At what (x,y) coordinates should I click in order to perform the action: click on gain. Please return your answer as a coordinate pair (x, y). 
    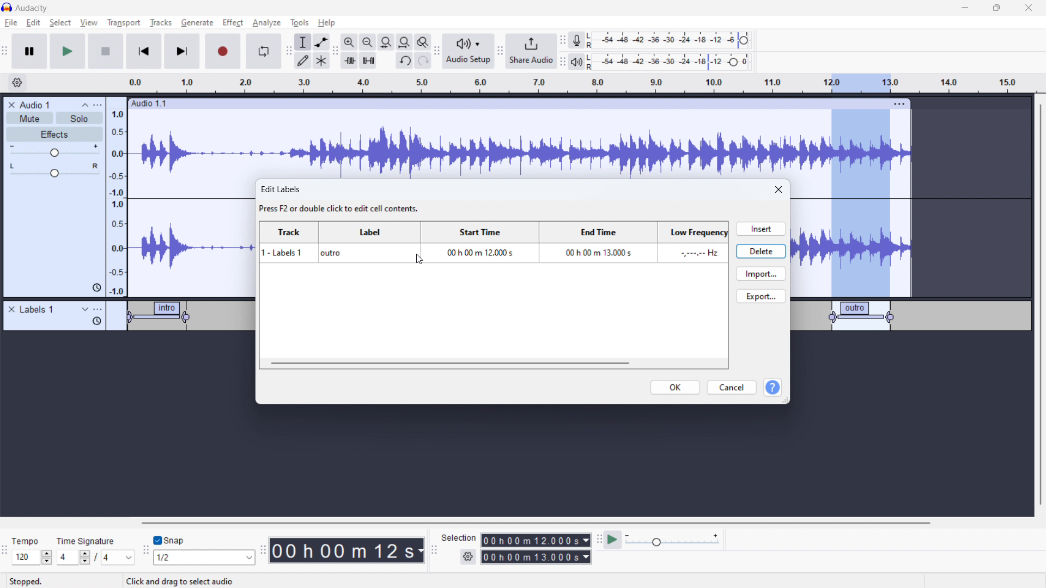
    Looking at the image, I should click on (54, 151).